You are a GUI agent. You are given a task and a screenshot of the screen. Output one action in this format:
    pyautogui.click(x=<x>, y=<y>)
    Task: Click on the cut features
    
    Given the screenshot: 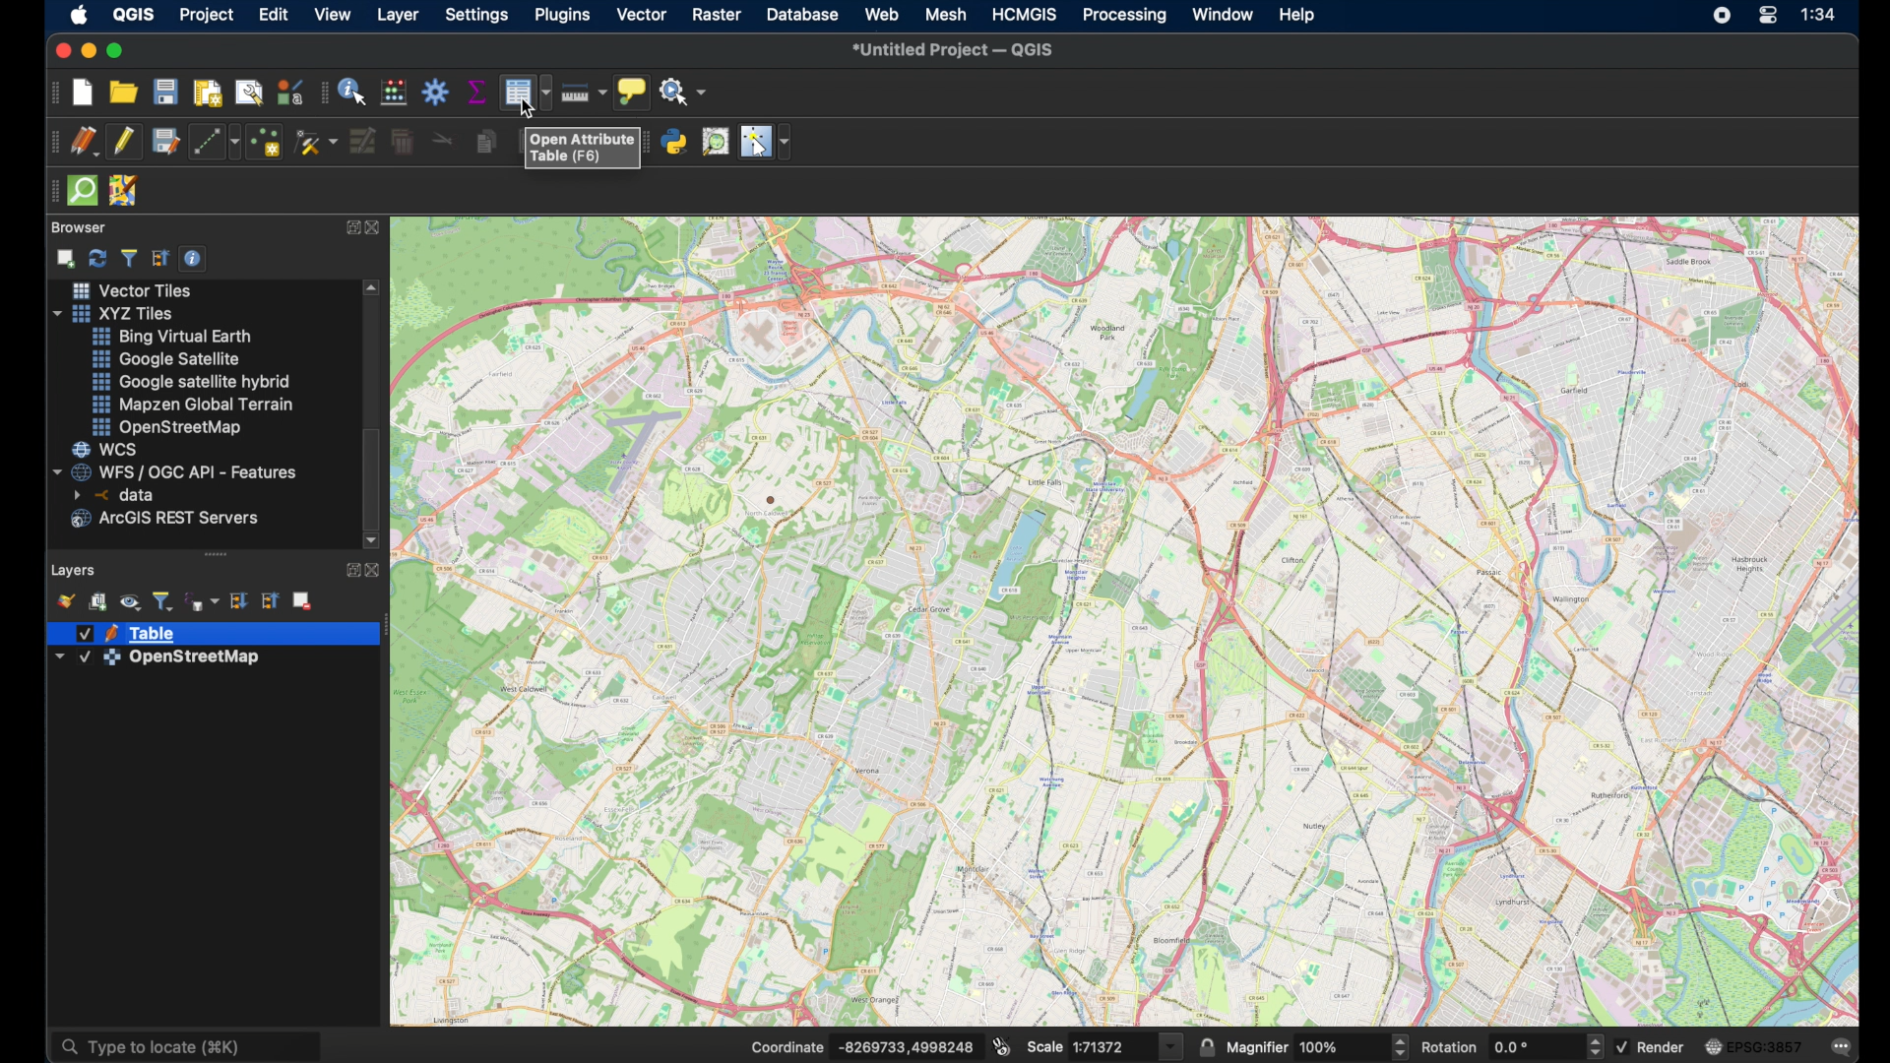 What is the action you would take?
    pyautogui.click(x=441, y=139)
    